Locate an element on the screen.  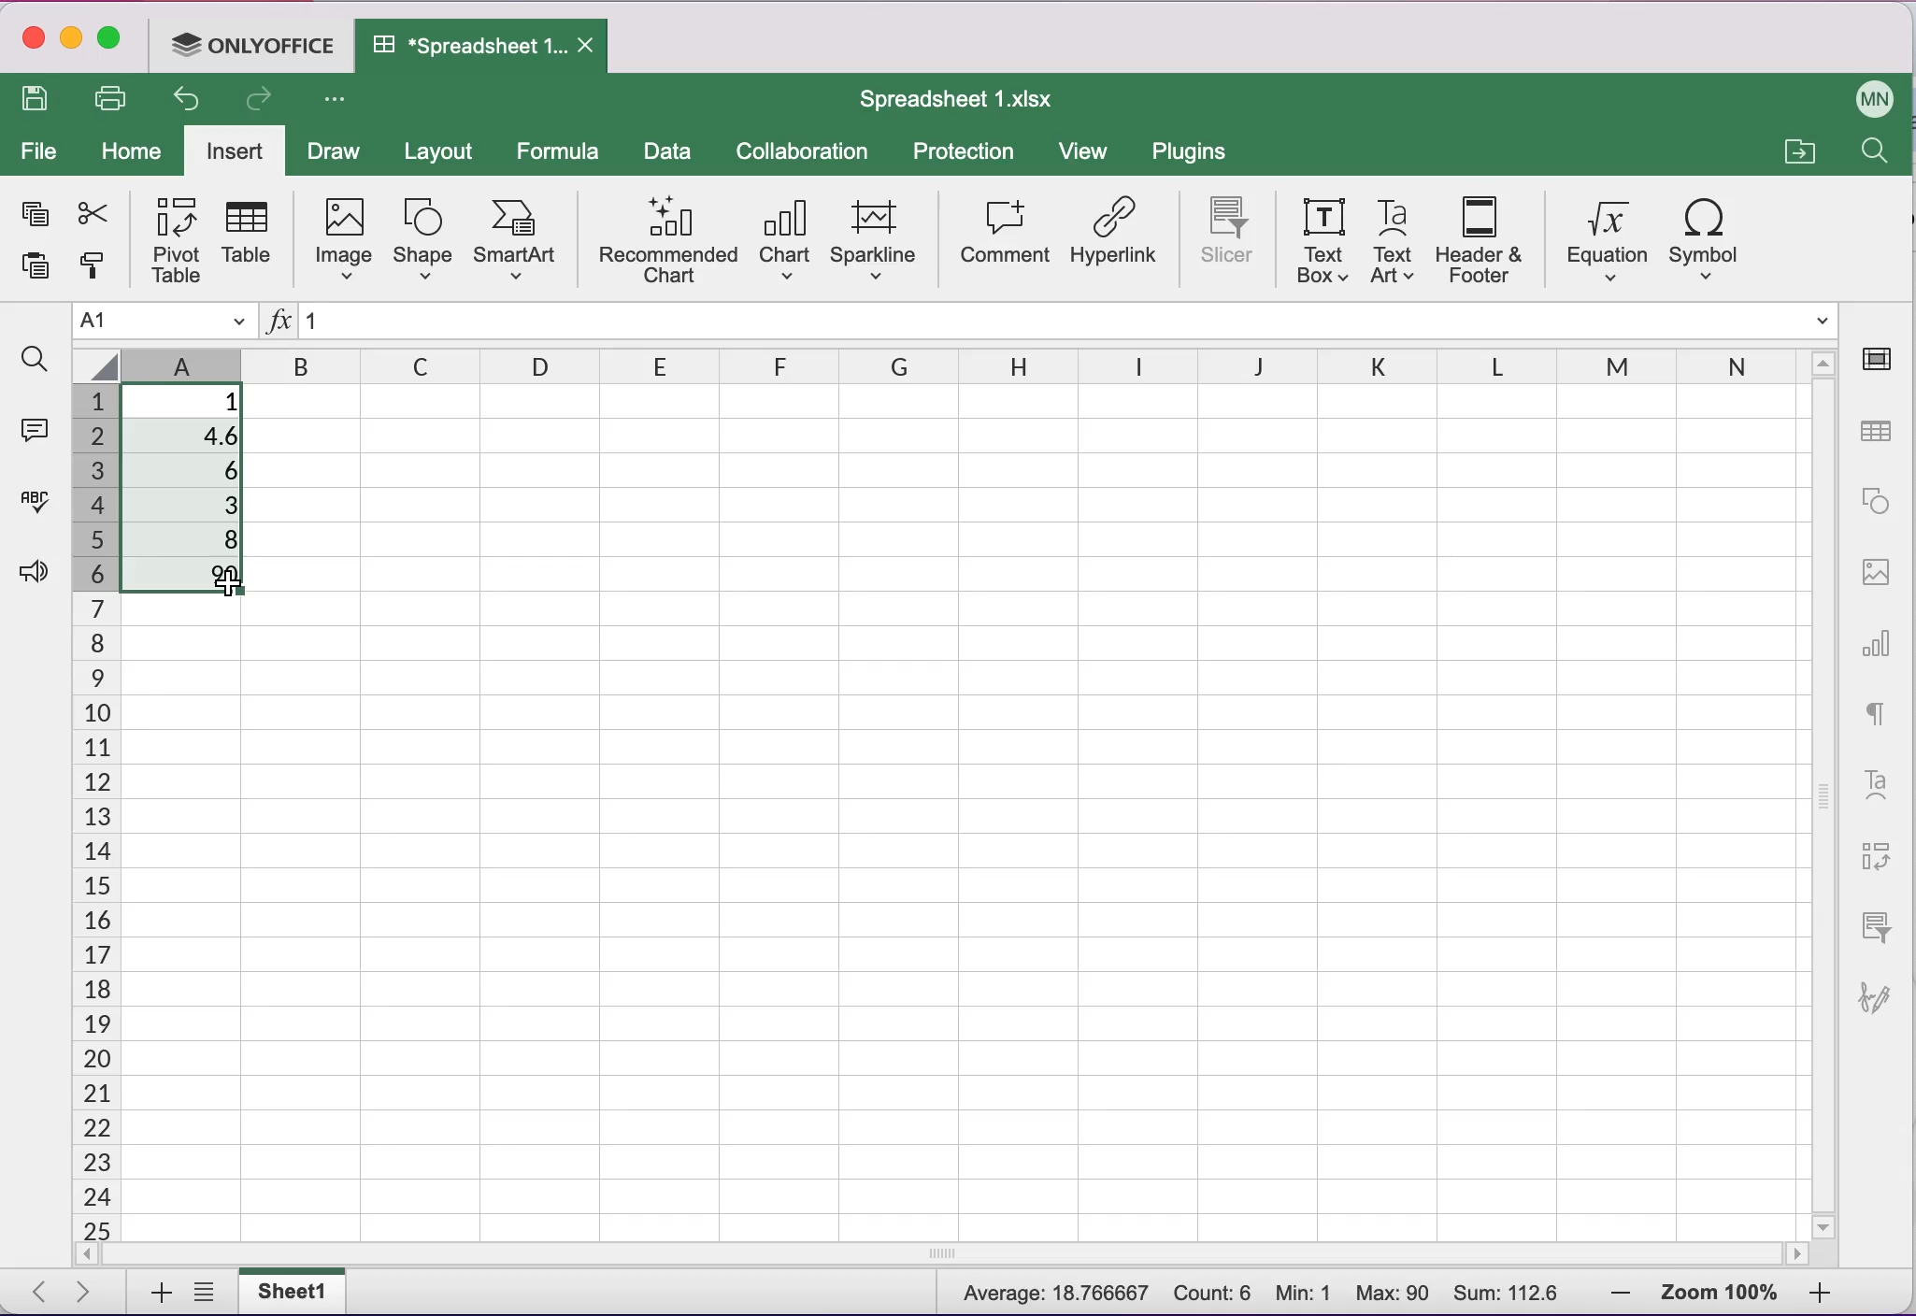
comments is located at coordinates (36, 432).